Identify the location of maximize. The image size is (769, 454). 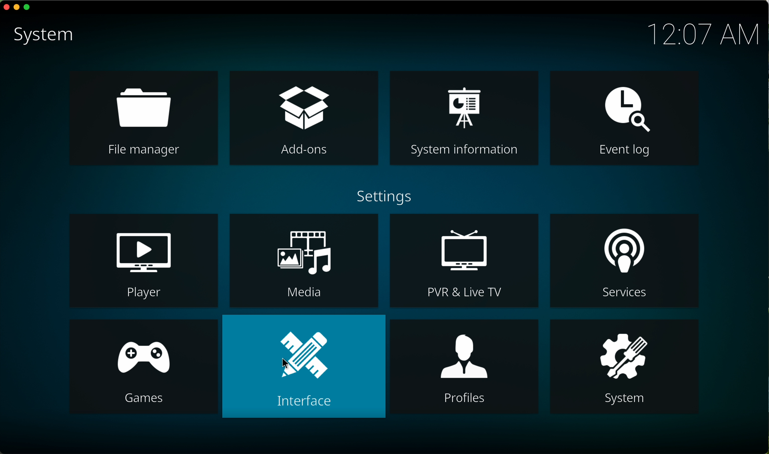
(29, 7).